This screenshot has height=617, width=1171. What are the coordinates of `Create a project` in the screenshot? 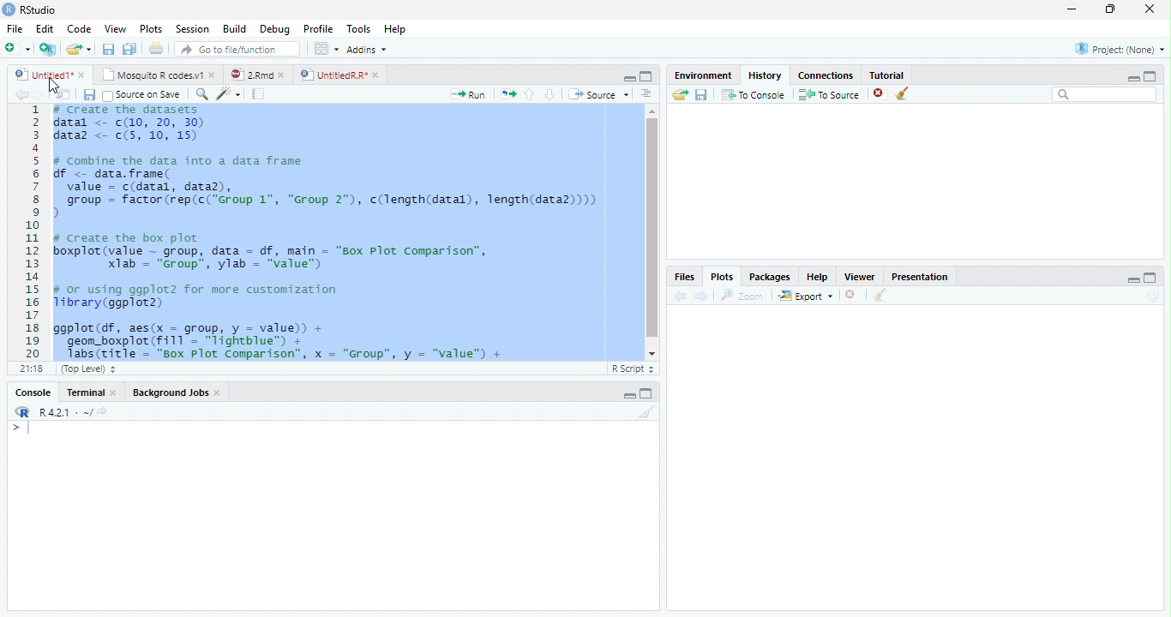 It's located at (49, 48).